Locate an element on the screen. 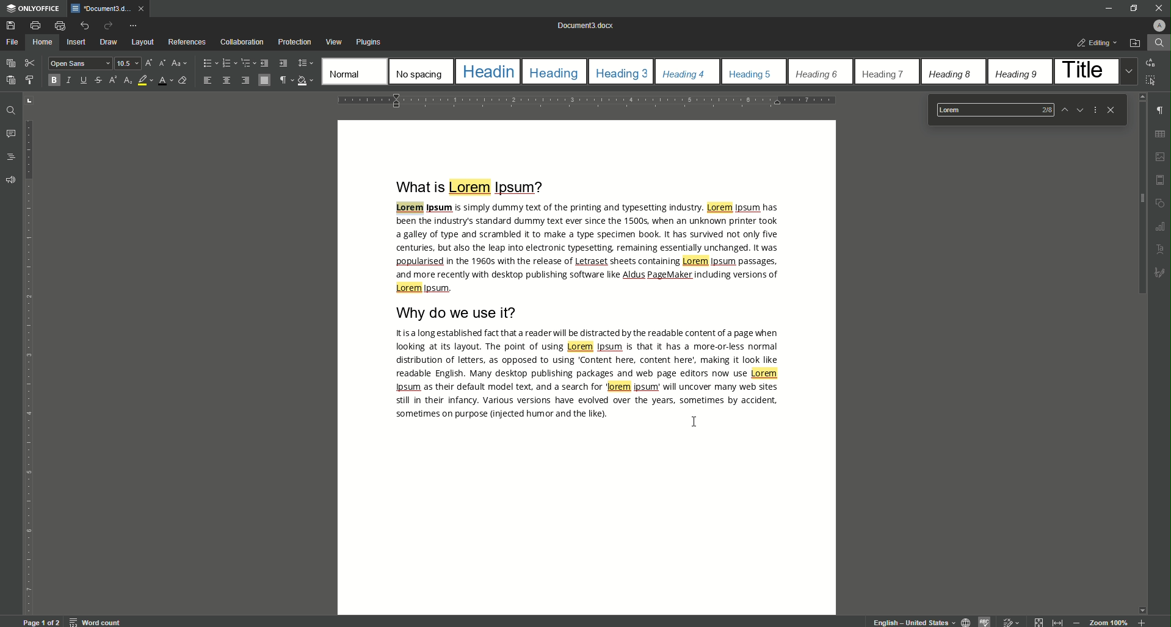 The height and width of the screenshot is (627, 1171). Page 1 of 2 is located at coordinates (40, 623).